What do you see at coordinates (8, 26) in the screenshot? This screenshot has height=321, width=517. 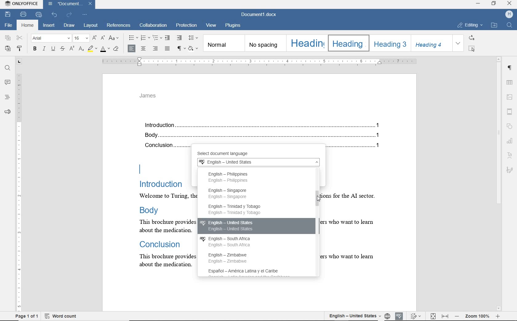 I see `file` at bounding box center [8, 26].